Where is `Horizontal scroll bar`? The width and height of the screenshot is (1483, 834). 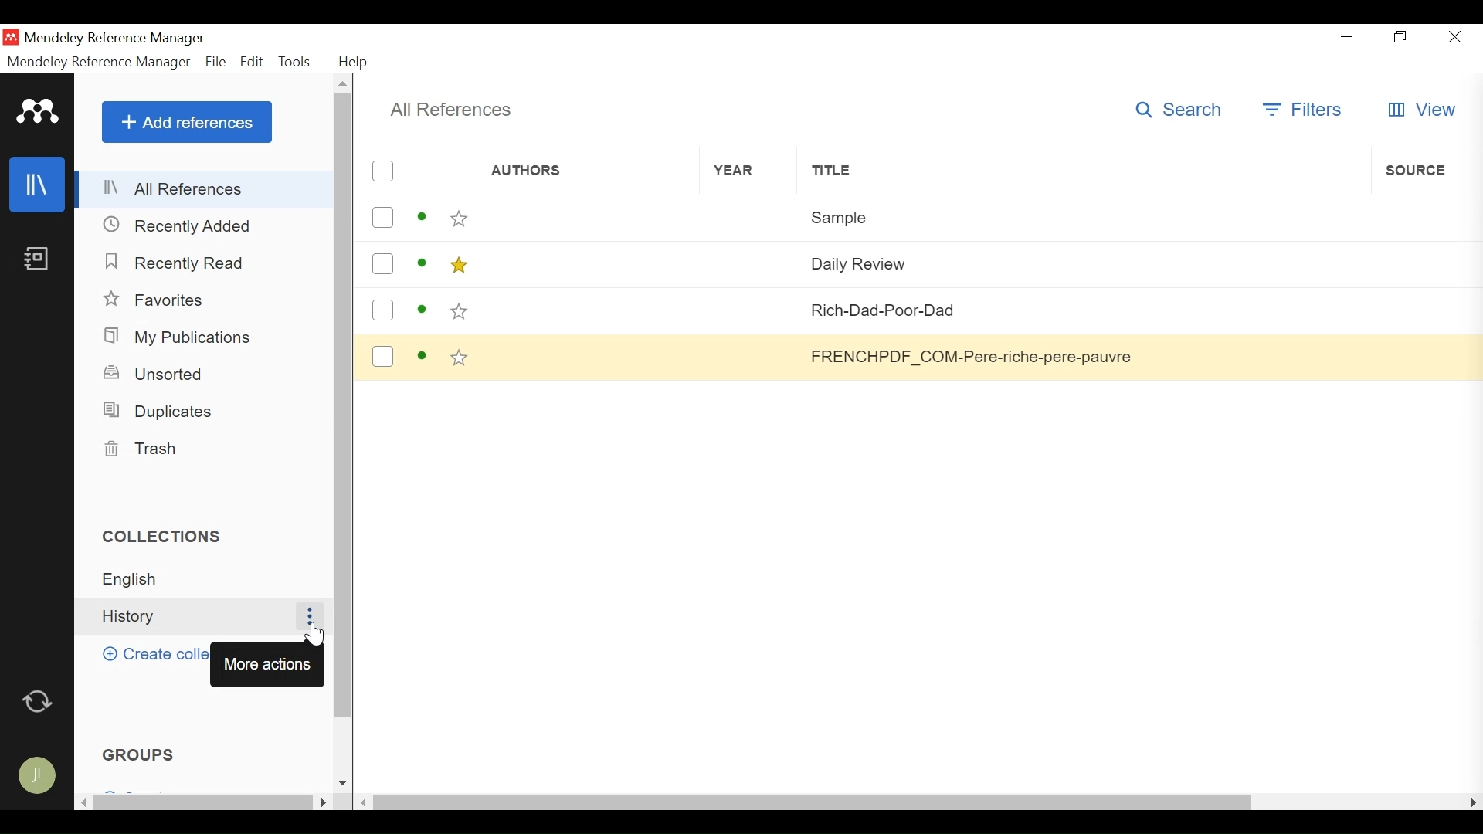 Horizontal scroll bar is located at coordinates (814, 801).